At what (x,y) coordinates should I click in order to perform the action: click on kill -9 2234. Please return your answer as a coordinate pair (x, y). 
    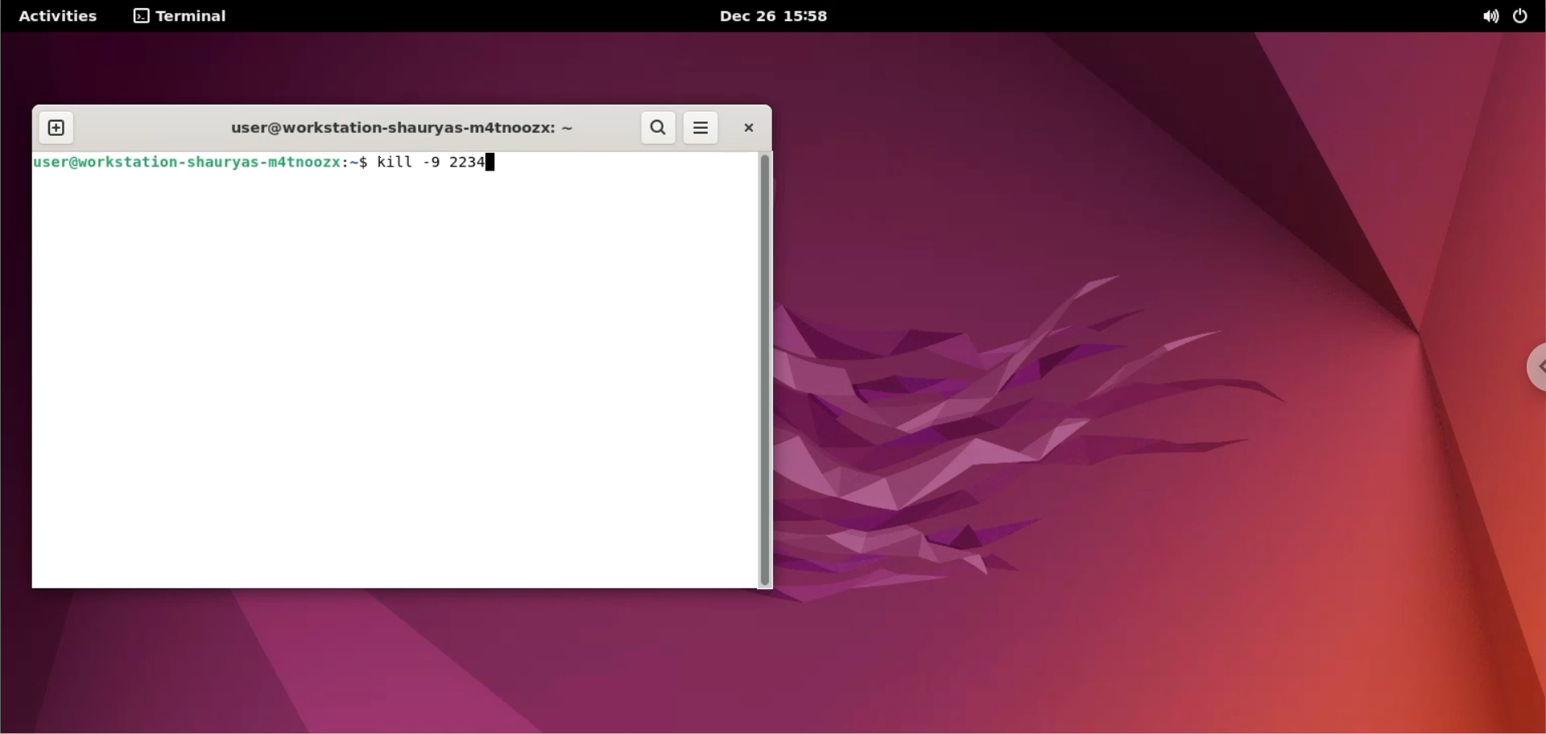
    Looking at the image, I should click on (428, 163).